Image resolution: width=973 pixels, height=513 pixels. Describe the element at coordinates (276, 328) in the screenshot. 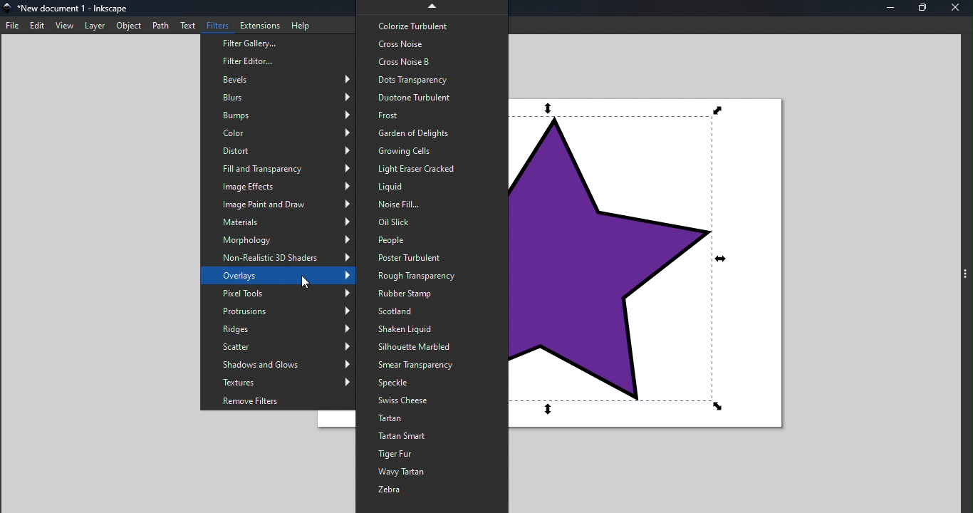

I see `Ridges` at that location.